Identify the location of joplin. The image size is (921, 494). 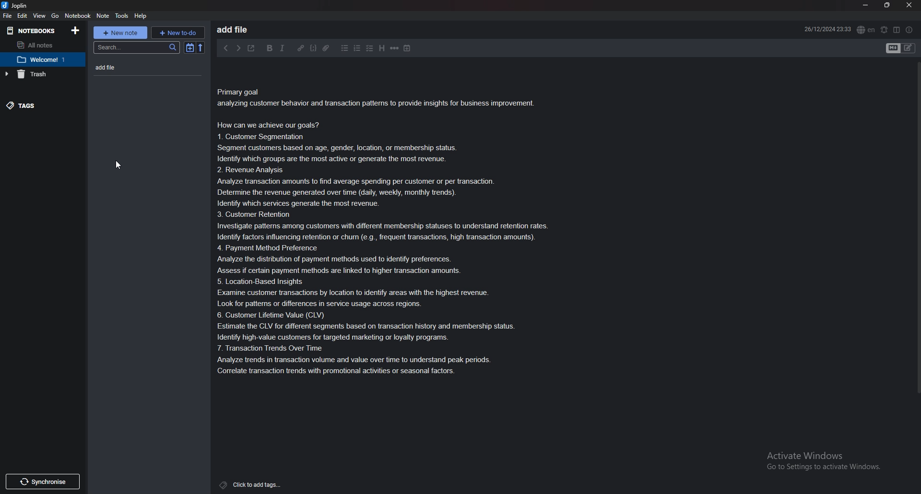
(17, 6).